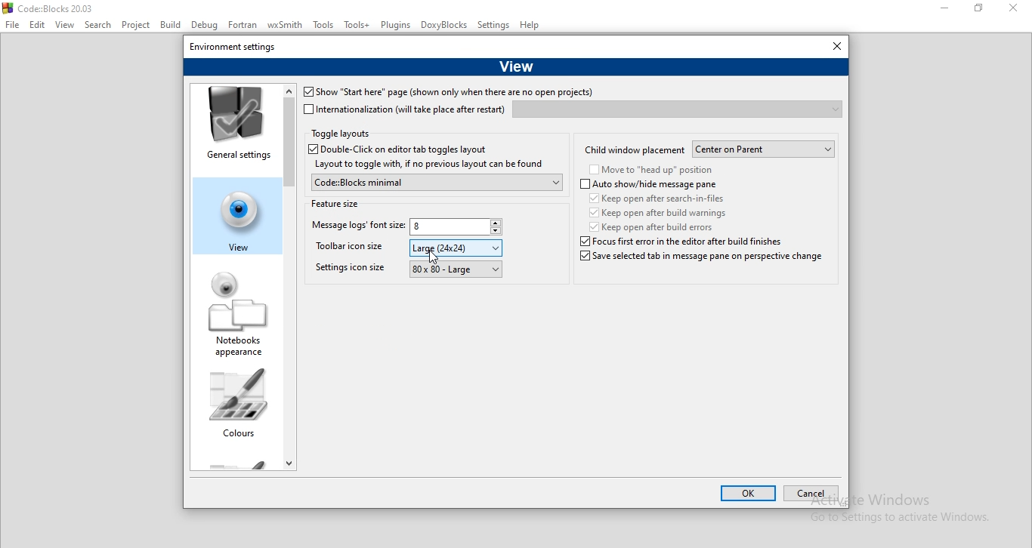  I want to click on wxSmith, so click(287, 26).